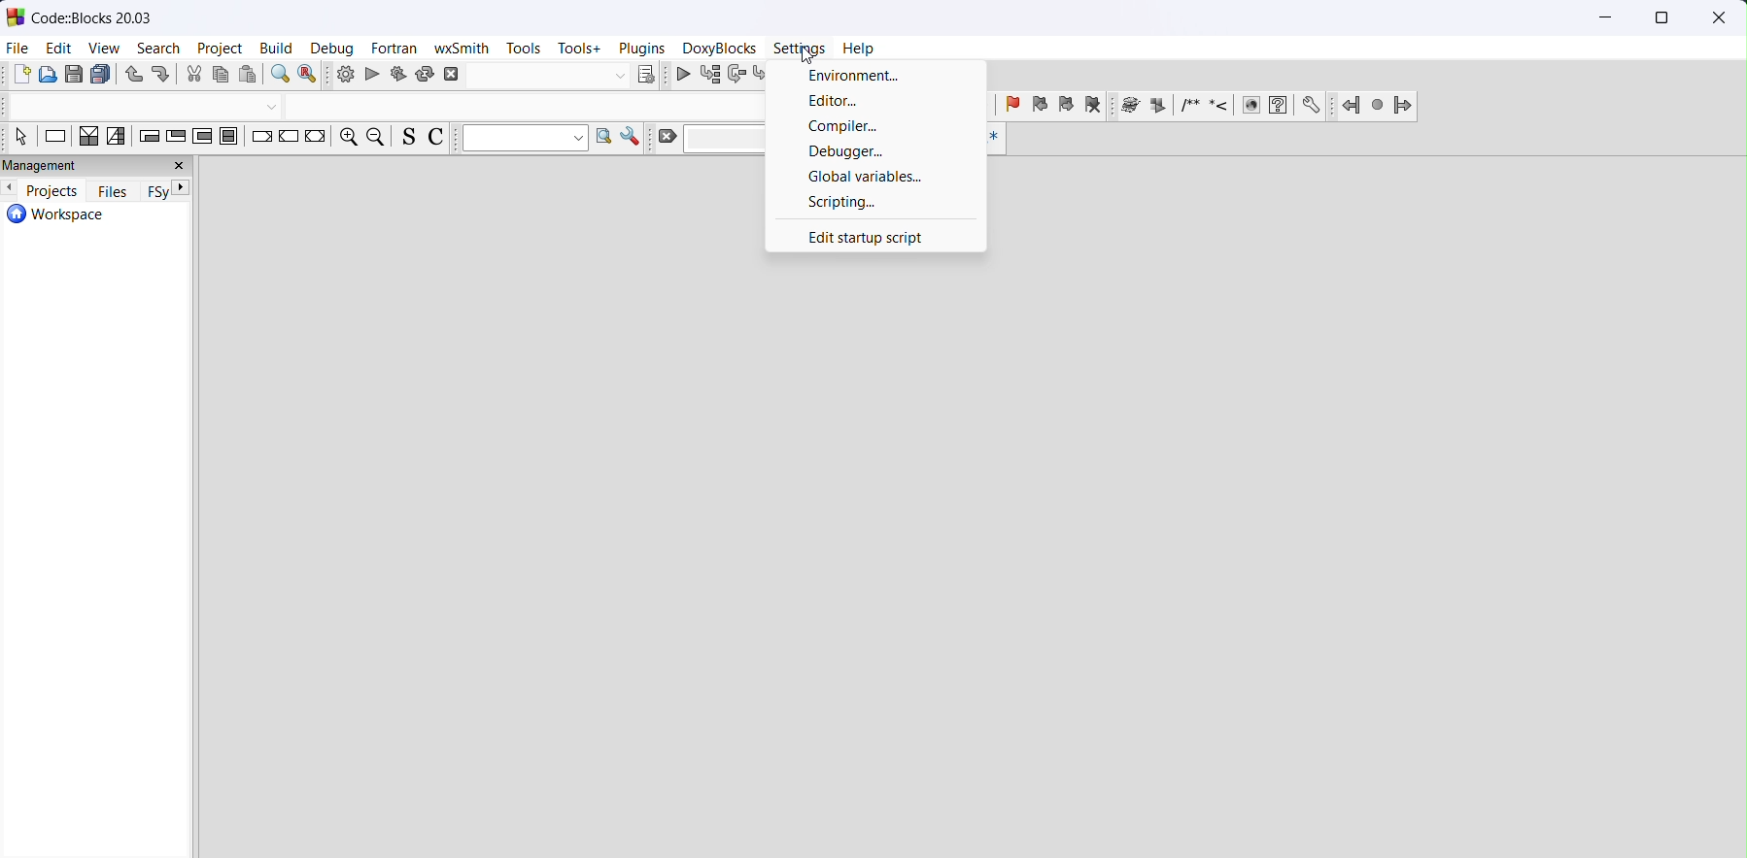  What do you see at coordinates (223, 49) in the screenshot?
I see `project` at bounding box center [223, 49].